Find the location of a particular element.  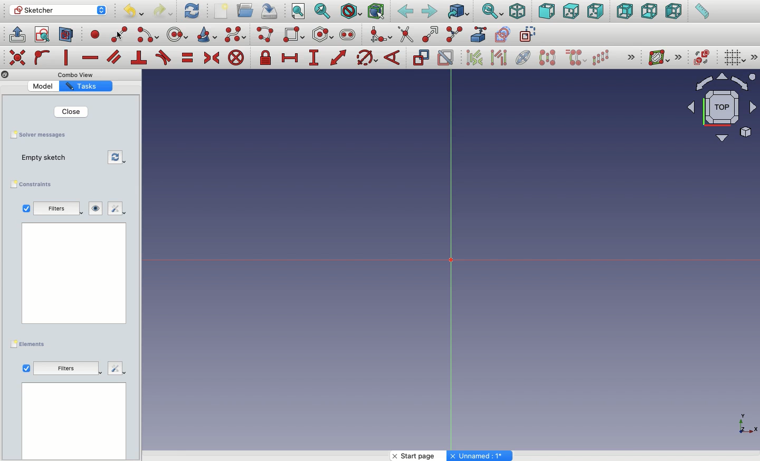

Axis is located at coordinates (451, 263).